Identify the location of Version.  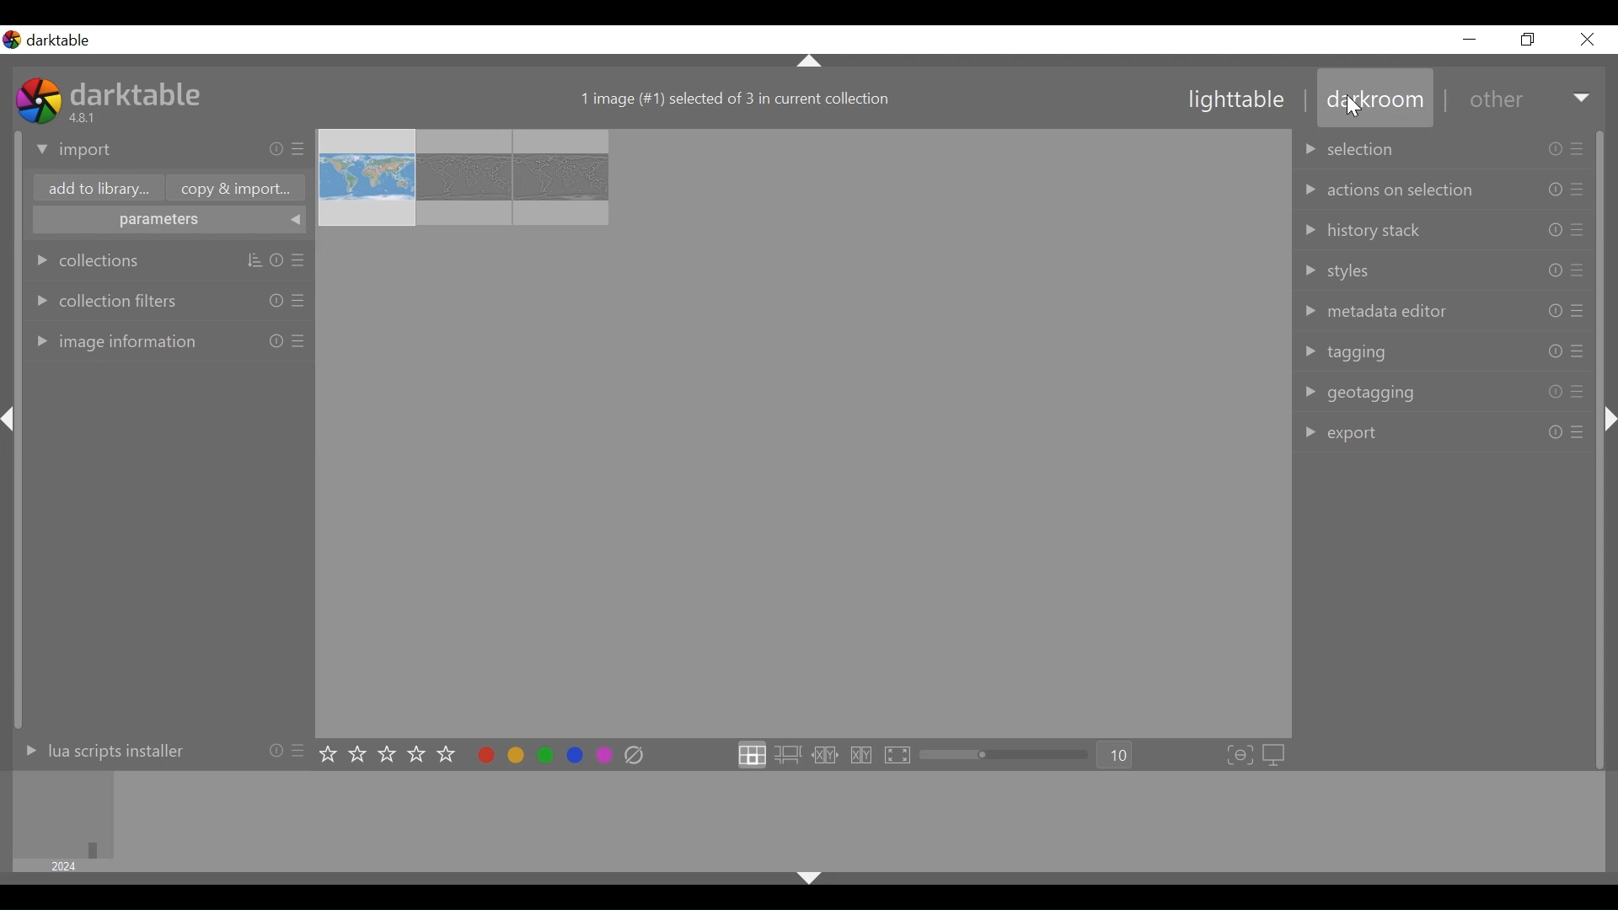
(87, 119).